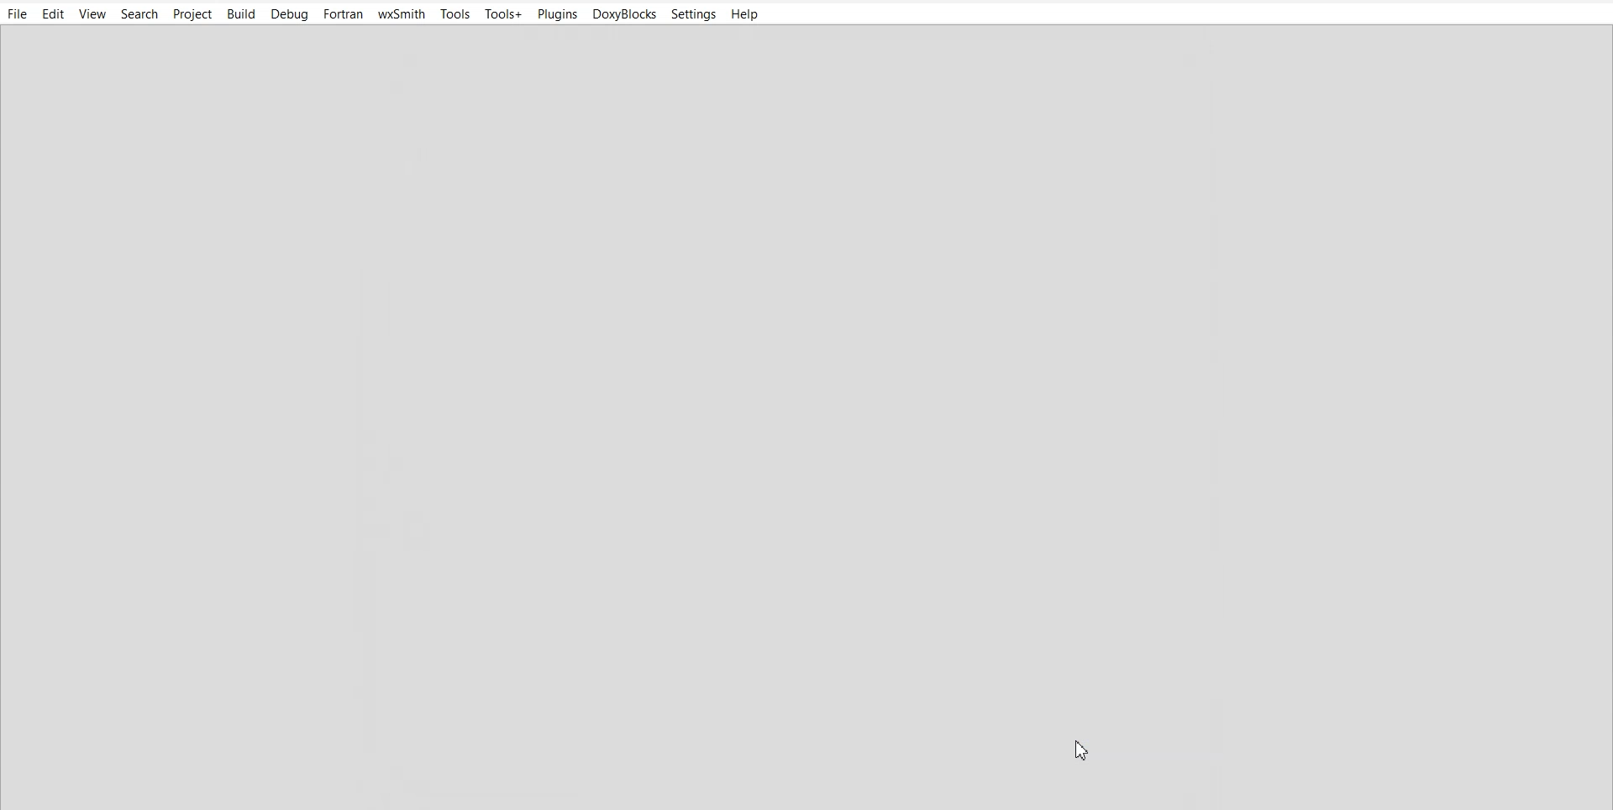 This screenshot has height=810, width=1613. Describe the element at coordinates (342, 14) in the screenshot. I see `Fortran` at that location.